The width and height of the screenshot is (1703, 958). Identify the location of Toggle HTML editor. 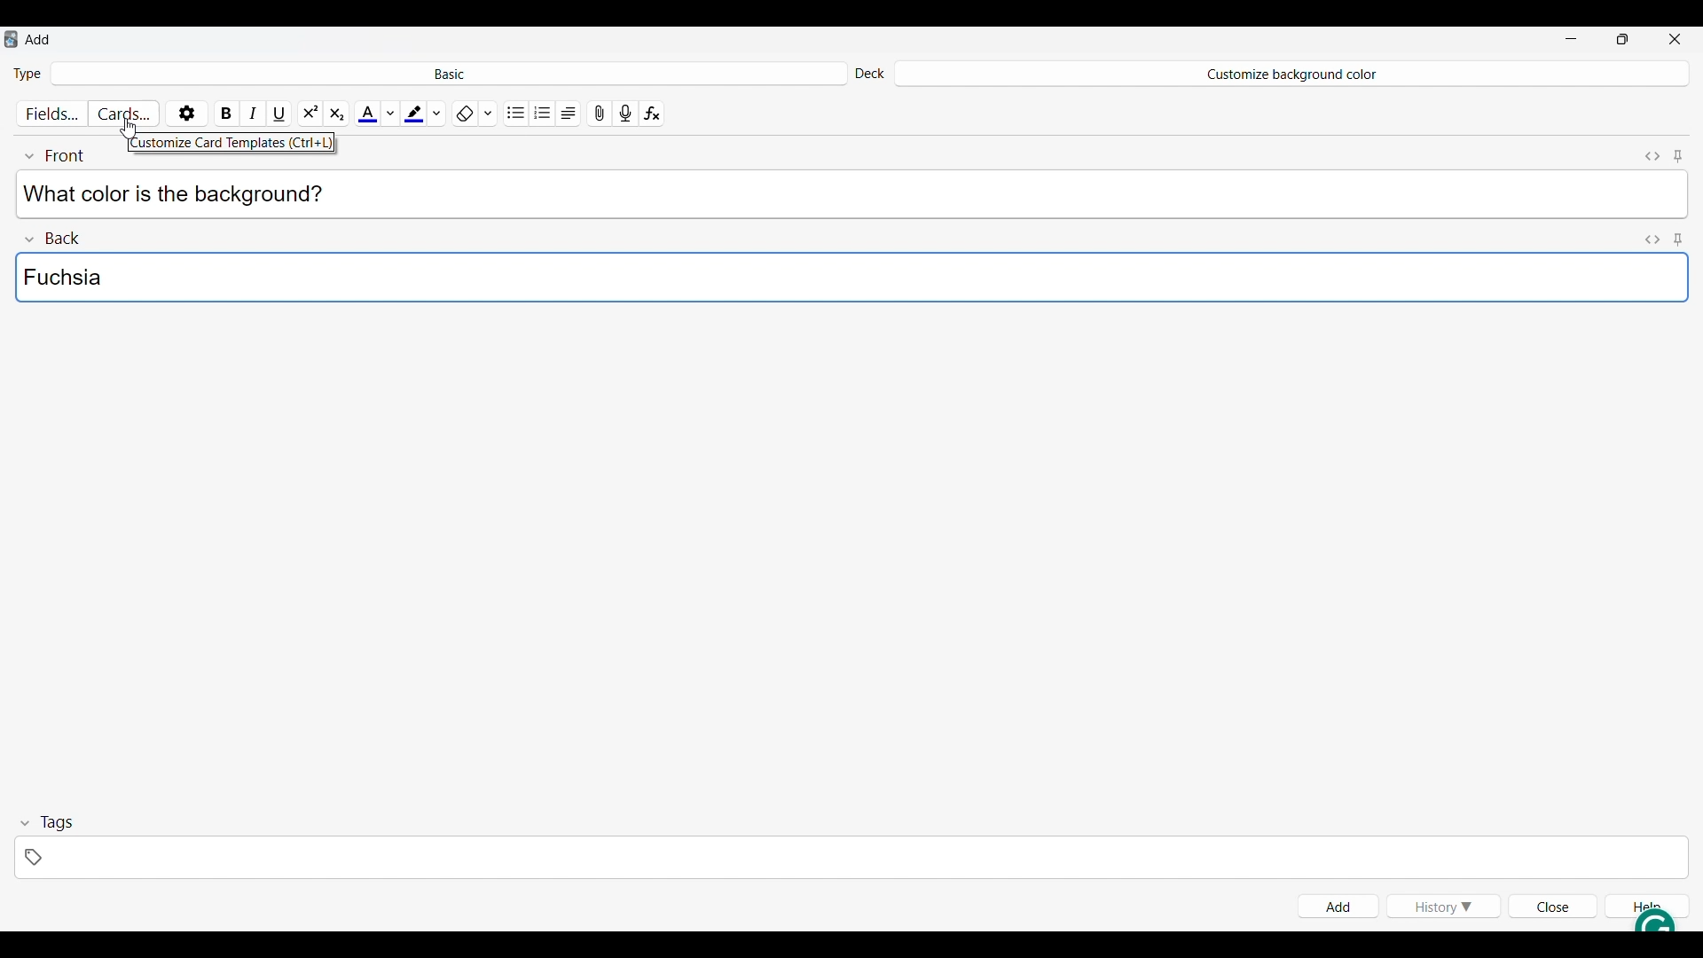
(1653, 238).